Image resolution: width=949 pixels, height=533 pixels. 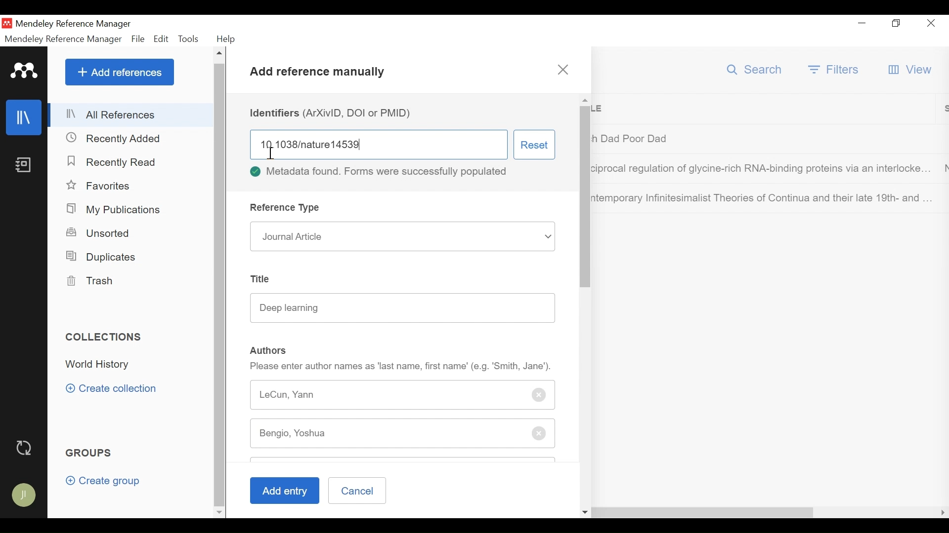 What do you see at coordinates (911, 70) in the screenshot?
I see `View` at bounding box center [911, 70].